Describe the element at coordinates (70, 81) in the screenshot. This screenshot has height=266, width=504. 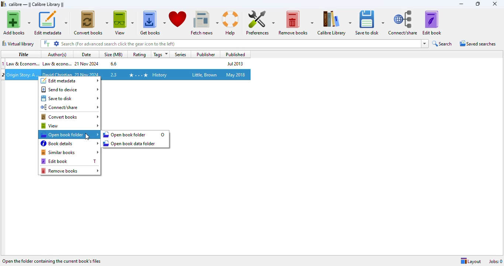
I see `edit metadata` at that location.